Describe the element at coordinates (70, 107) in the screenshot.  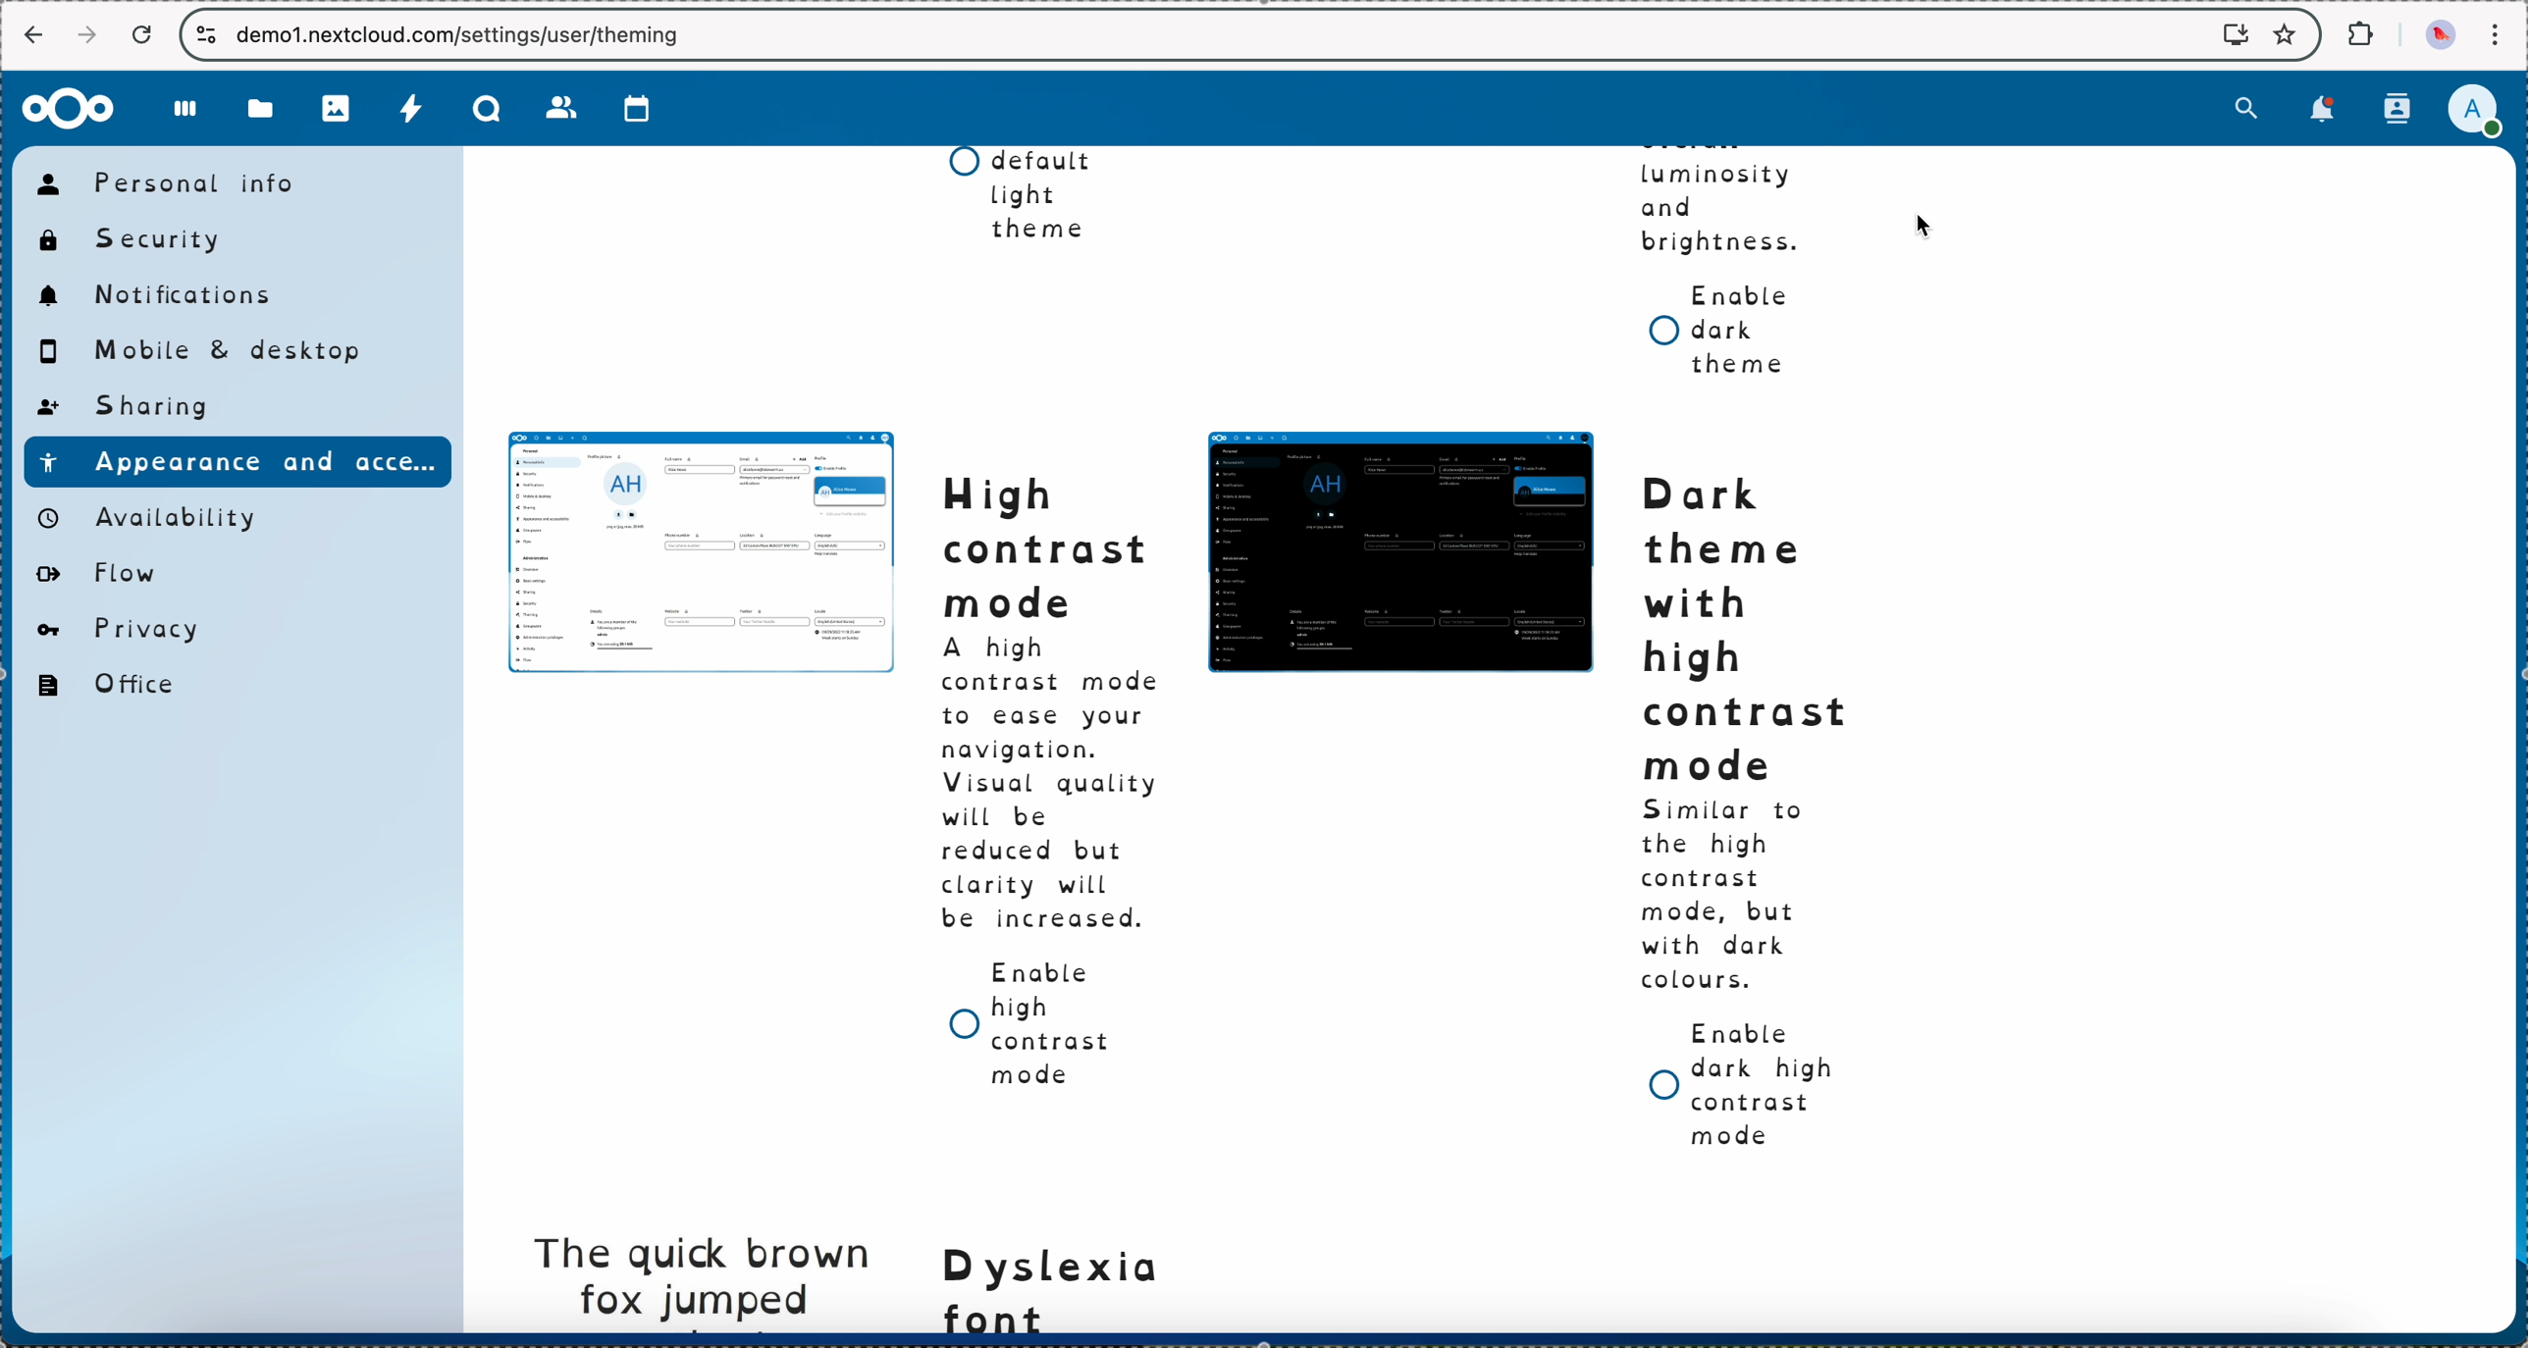
I see `Nextcloud logo` at that location.